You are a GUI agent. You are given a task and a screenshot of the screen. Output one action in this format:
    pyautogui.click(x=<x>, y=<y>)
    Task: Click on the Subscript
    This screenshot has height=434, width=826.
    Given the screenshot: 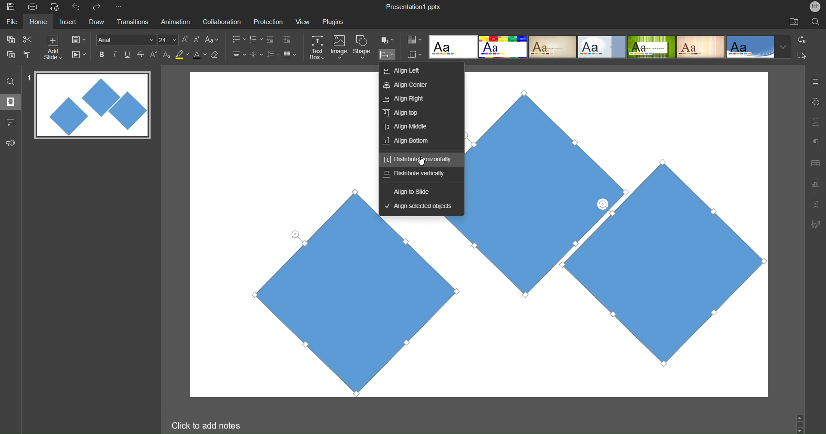 What is the action you would take?
    pyautogui.click(x=167, y=54)
    